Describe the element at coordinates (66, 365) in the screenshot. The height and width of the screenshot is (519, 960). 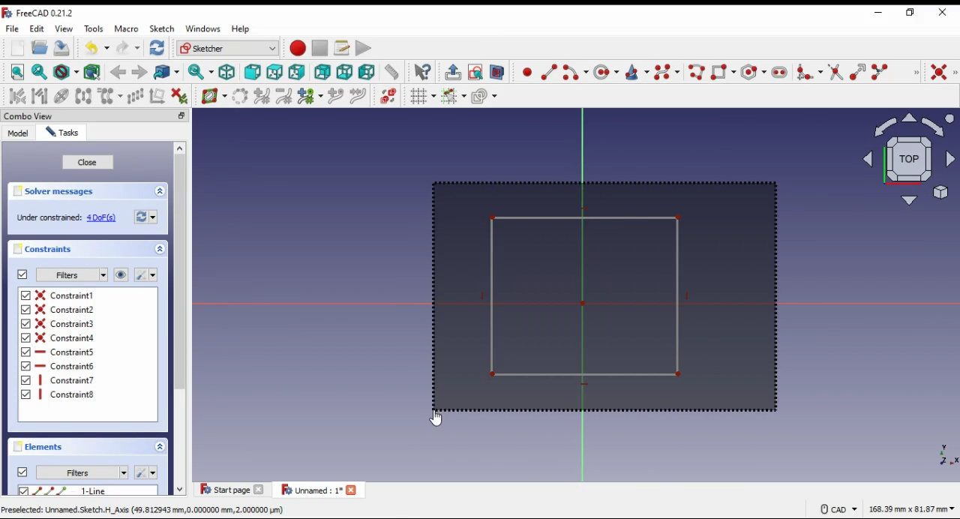
I see `on/off constraint 6` at that location.